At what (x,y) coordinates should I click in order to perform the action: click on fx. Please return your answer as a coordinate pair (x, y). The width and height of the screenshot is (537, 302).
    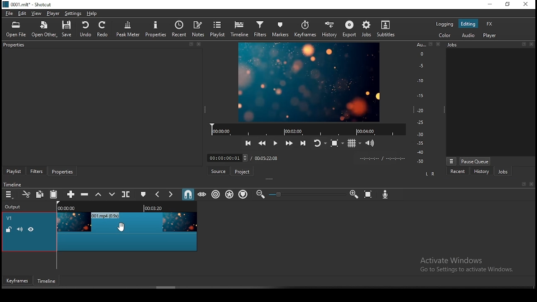
    Looking at the image, I should click on (490, 24).